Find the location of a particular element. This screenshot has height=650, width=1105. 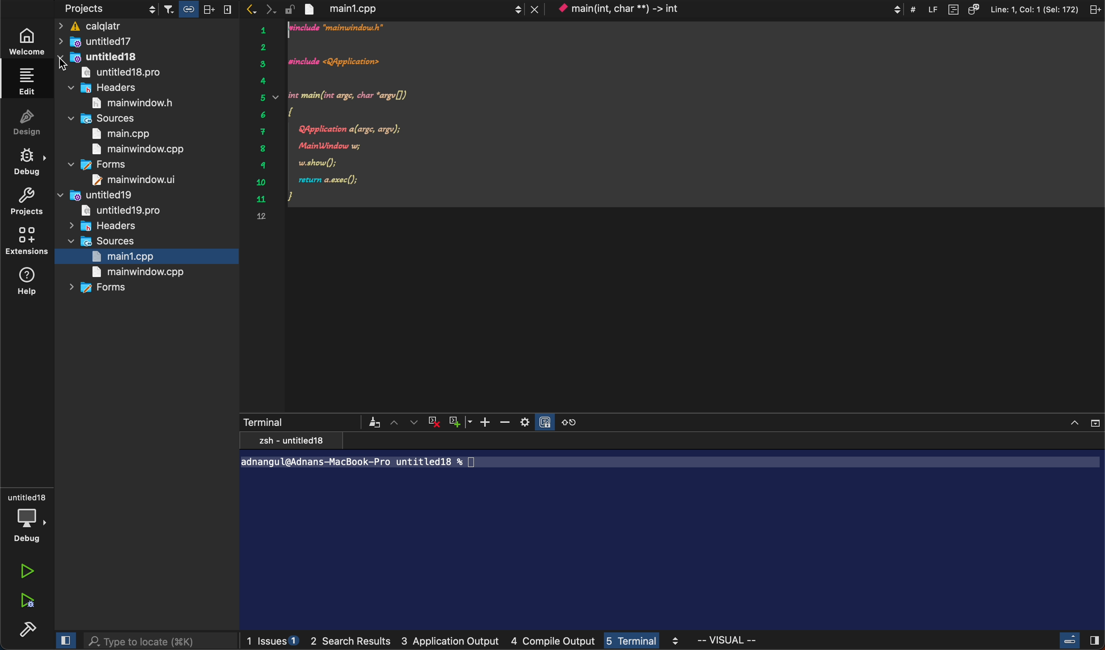

arrows is located at coordinates (402, 422).